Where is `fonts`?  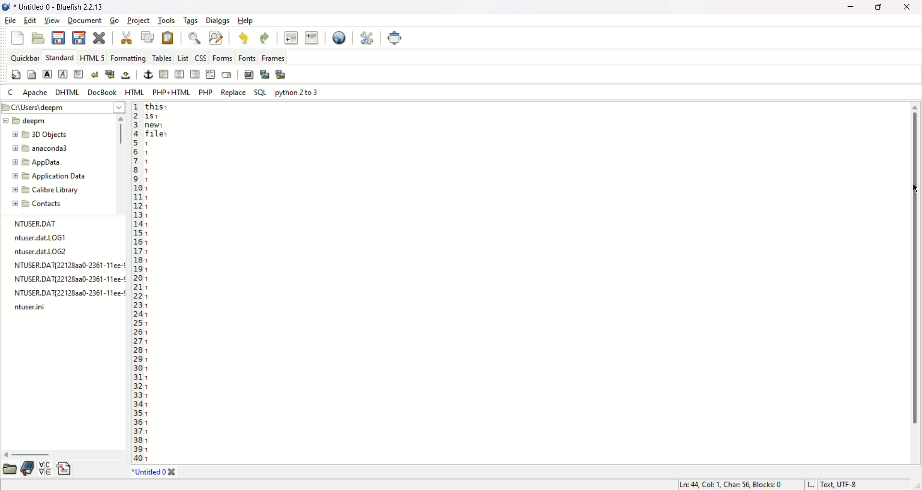 fonts is located at coordinates (247, 57).